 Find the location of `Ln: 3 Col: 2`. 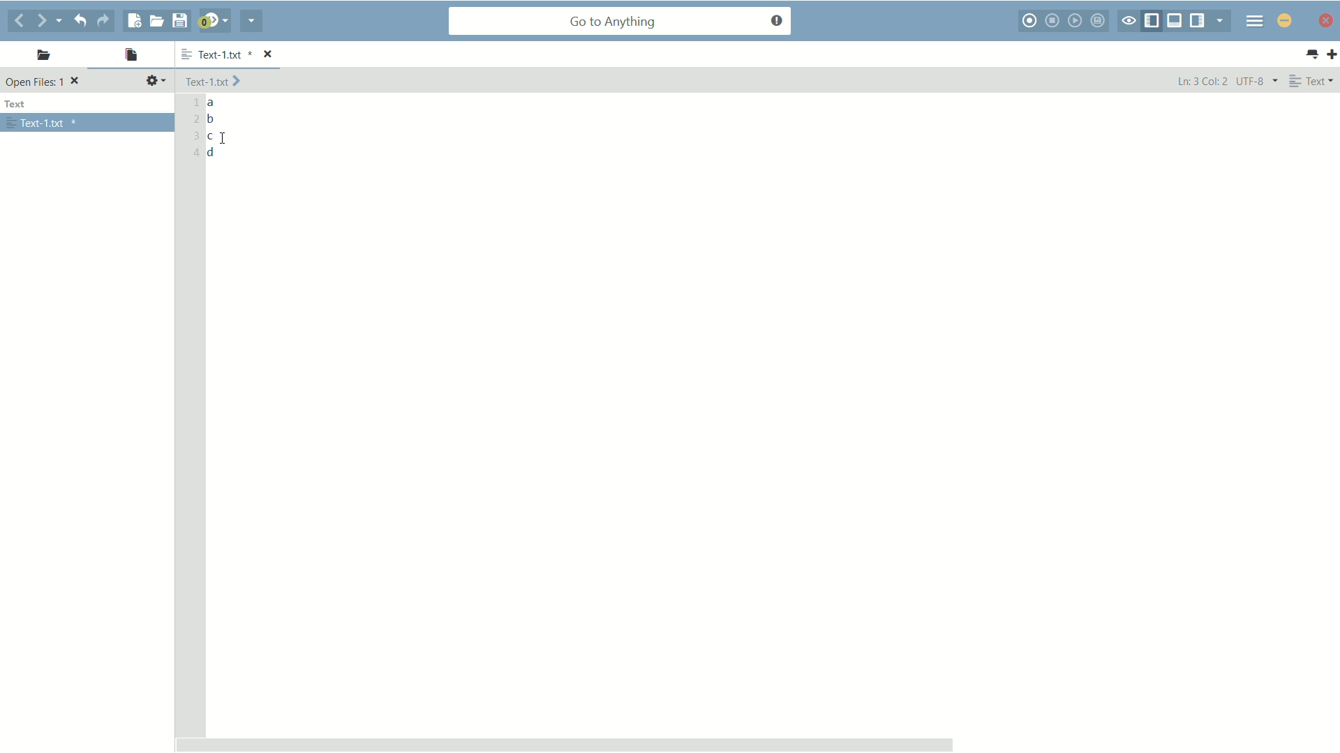

Ln: 3 Col: 2 is located at coordinates (1201, 82).